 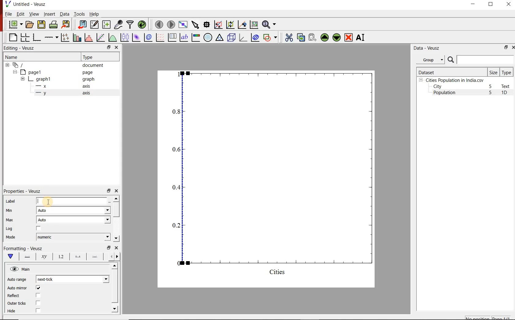 What do you see at coordinates (74, 210) in the screenshot?
I see `Auto` at bounding box center [74, 210].